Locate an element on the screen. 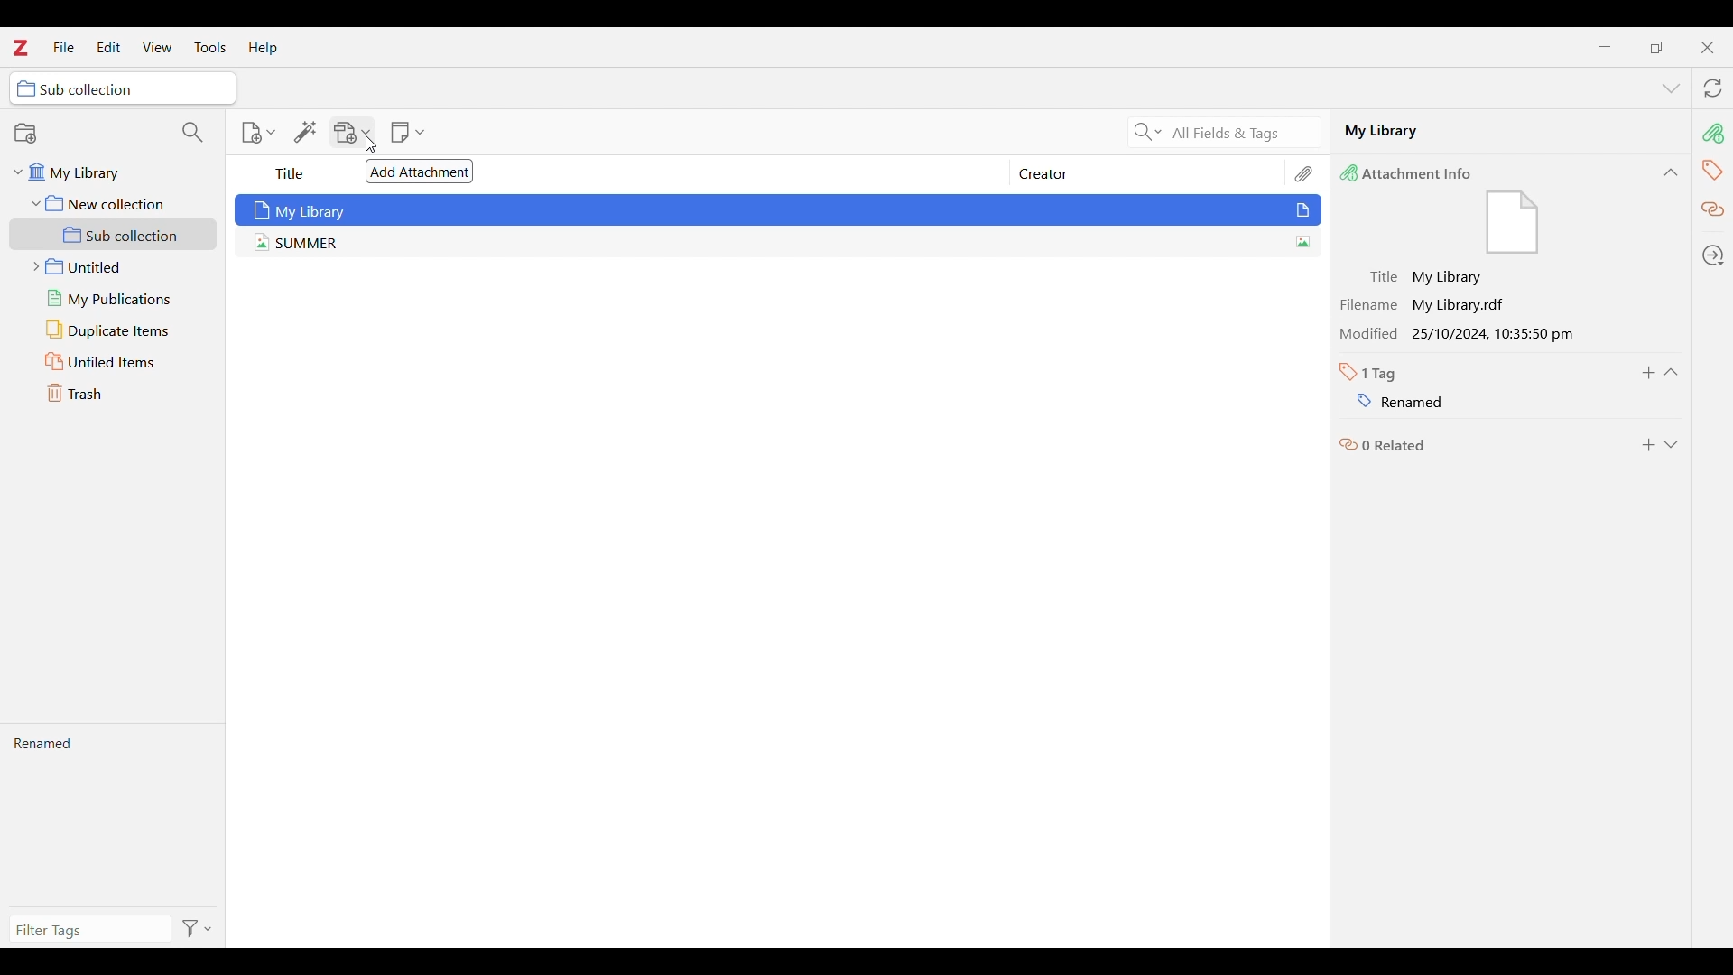 The width and height of the screenshot is (1733, 975). My library folder is located at coordinates (109, 176).